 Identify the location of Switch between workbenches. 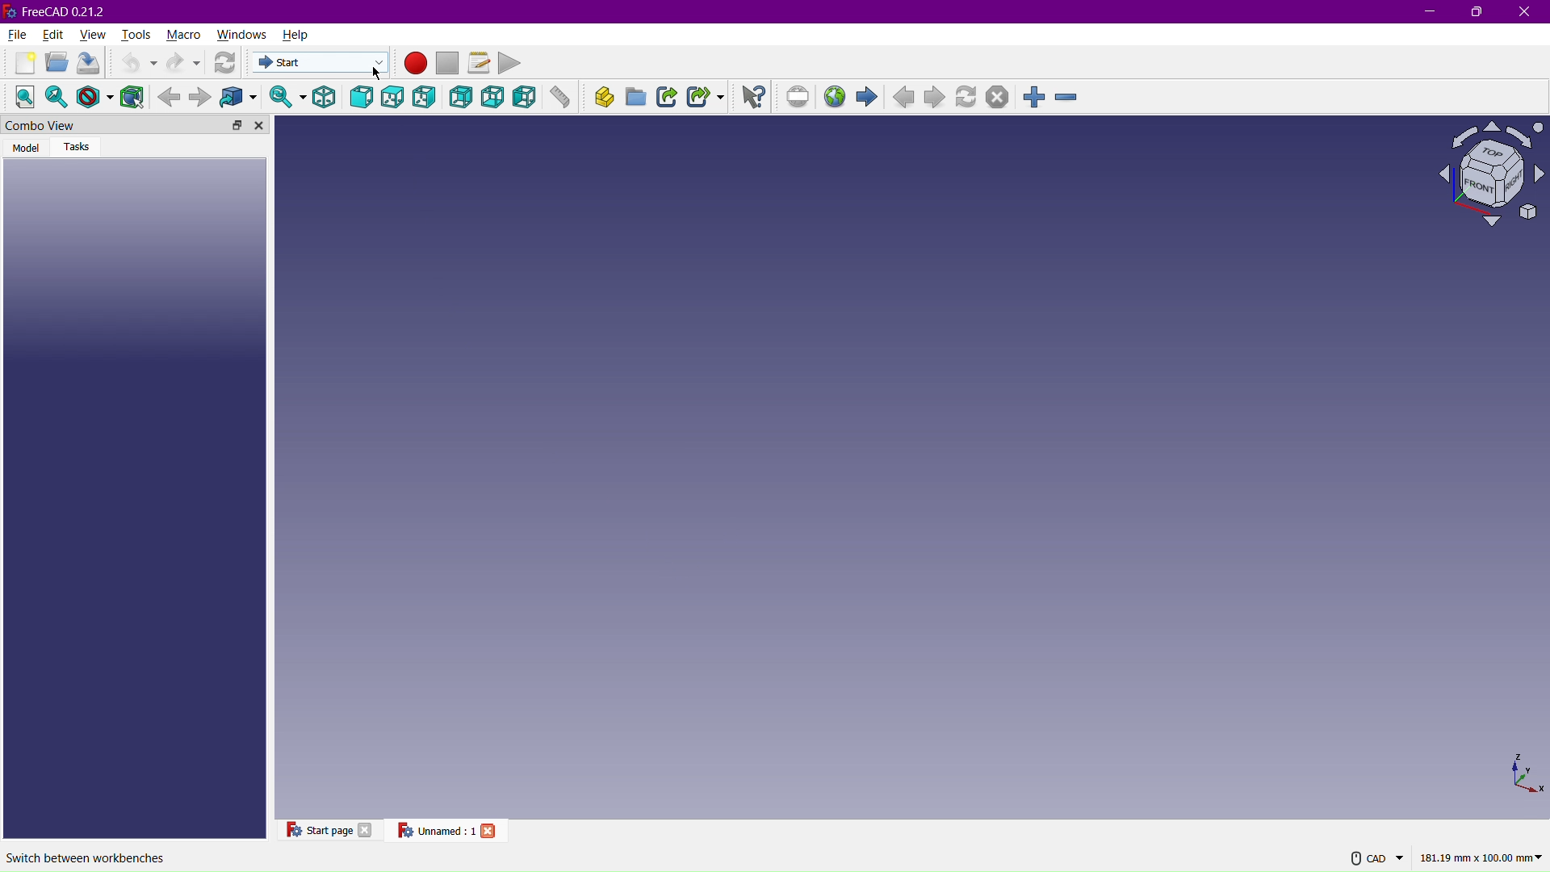
(86, 857).